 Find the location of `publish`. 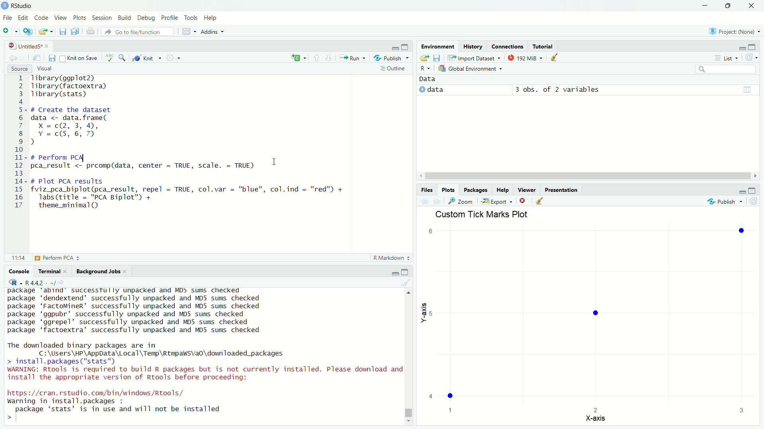

publish is located at coordinates (725, 200).